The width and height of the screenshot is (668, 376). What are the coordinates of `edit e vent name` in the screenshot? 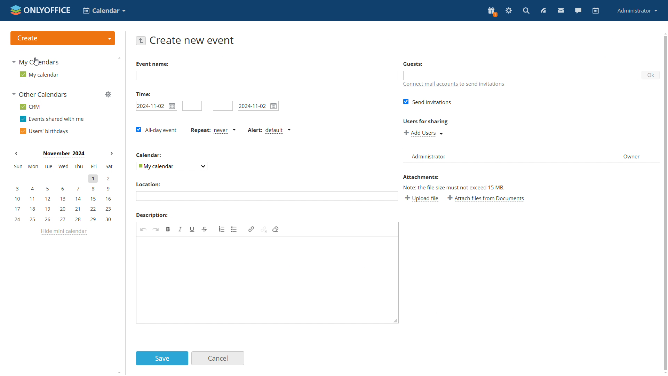 It's located at (267, 76).